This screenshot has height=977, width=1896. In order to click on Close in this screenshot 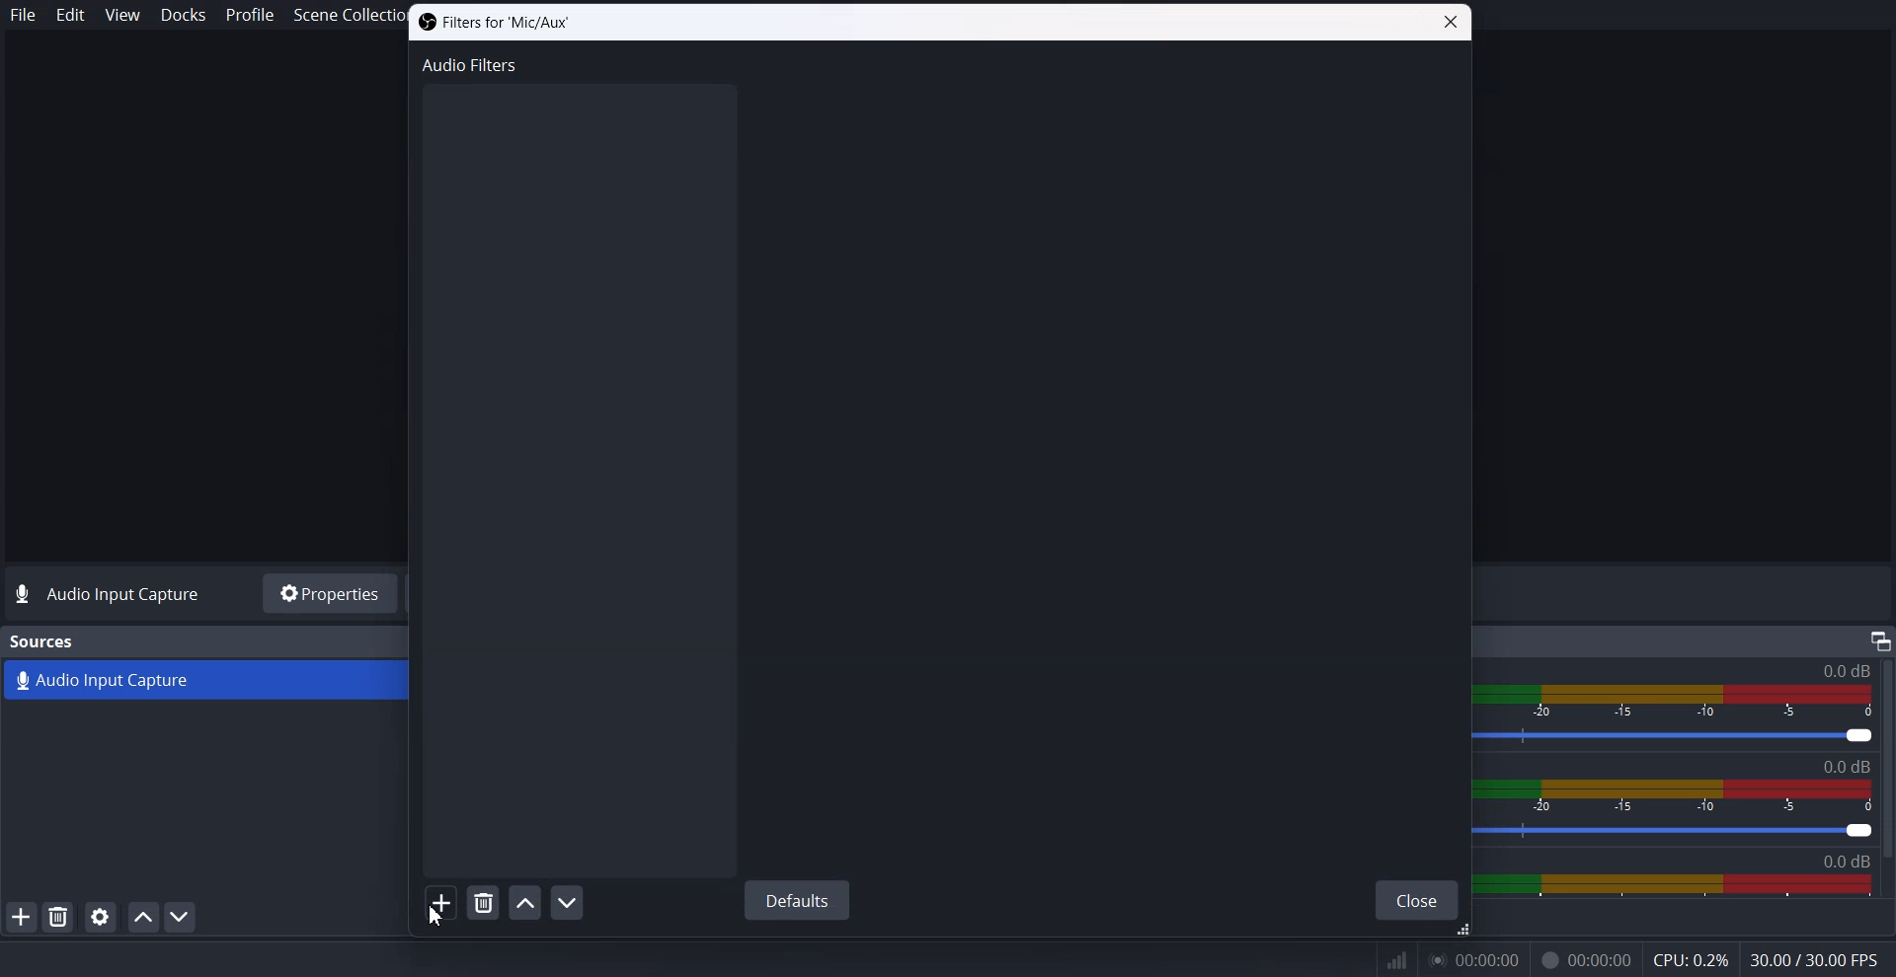, I will do `click(1417, 901)`.